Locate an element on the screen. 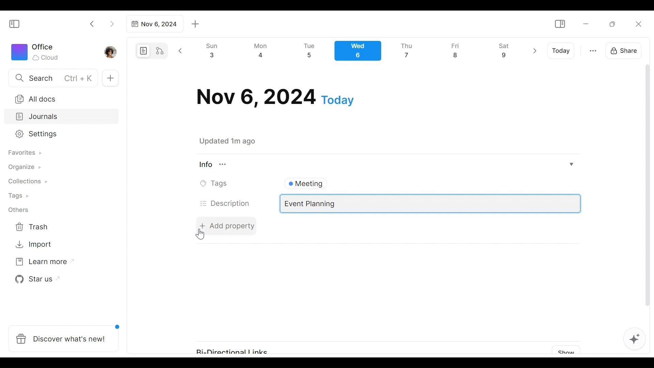 The width and height of the screenshot is (654, 368). Description is located at coordinates (225, 203).